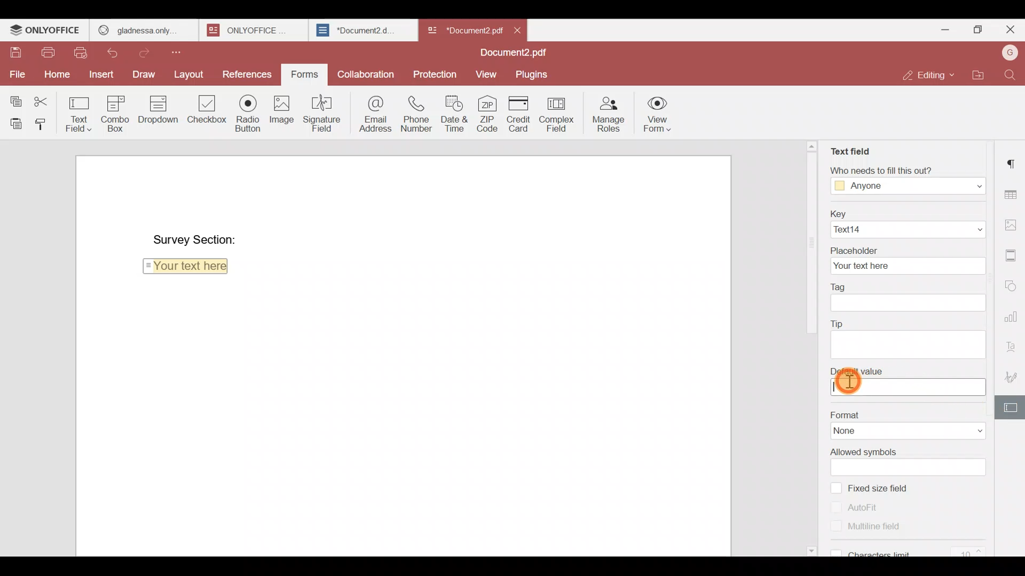  I want to click on ONLYOFFICE, so click(45, 30).